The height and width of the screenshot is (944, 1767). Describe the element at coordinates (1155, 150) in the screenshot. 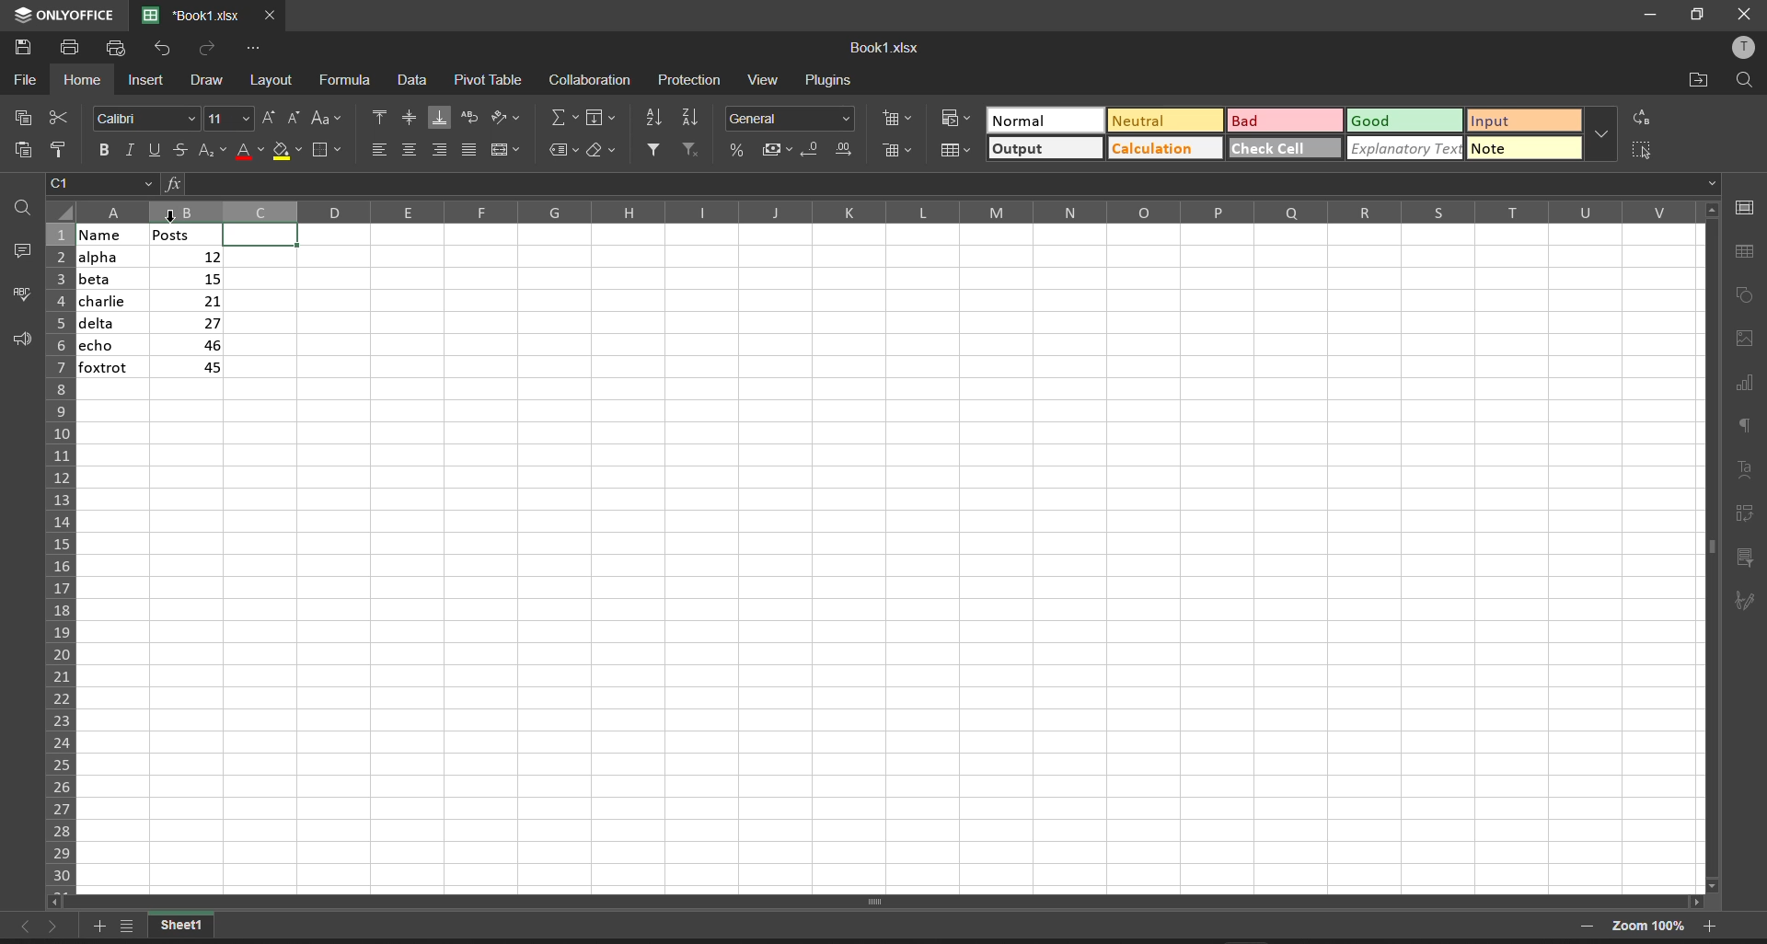

I see `Calculation` at that location.